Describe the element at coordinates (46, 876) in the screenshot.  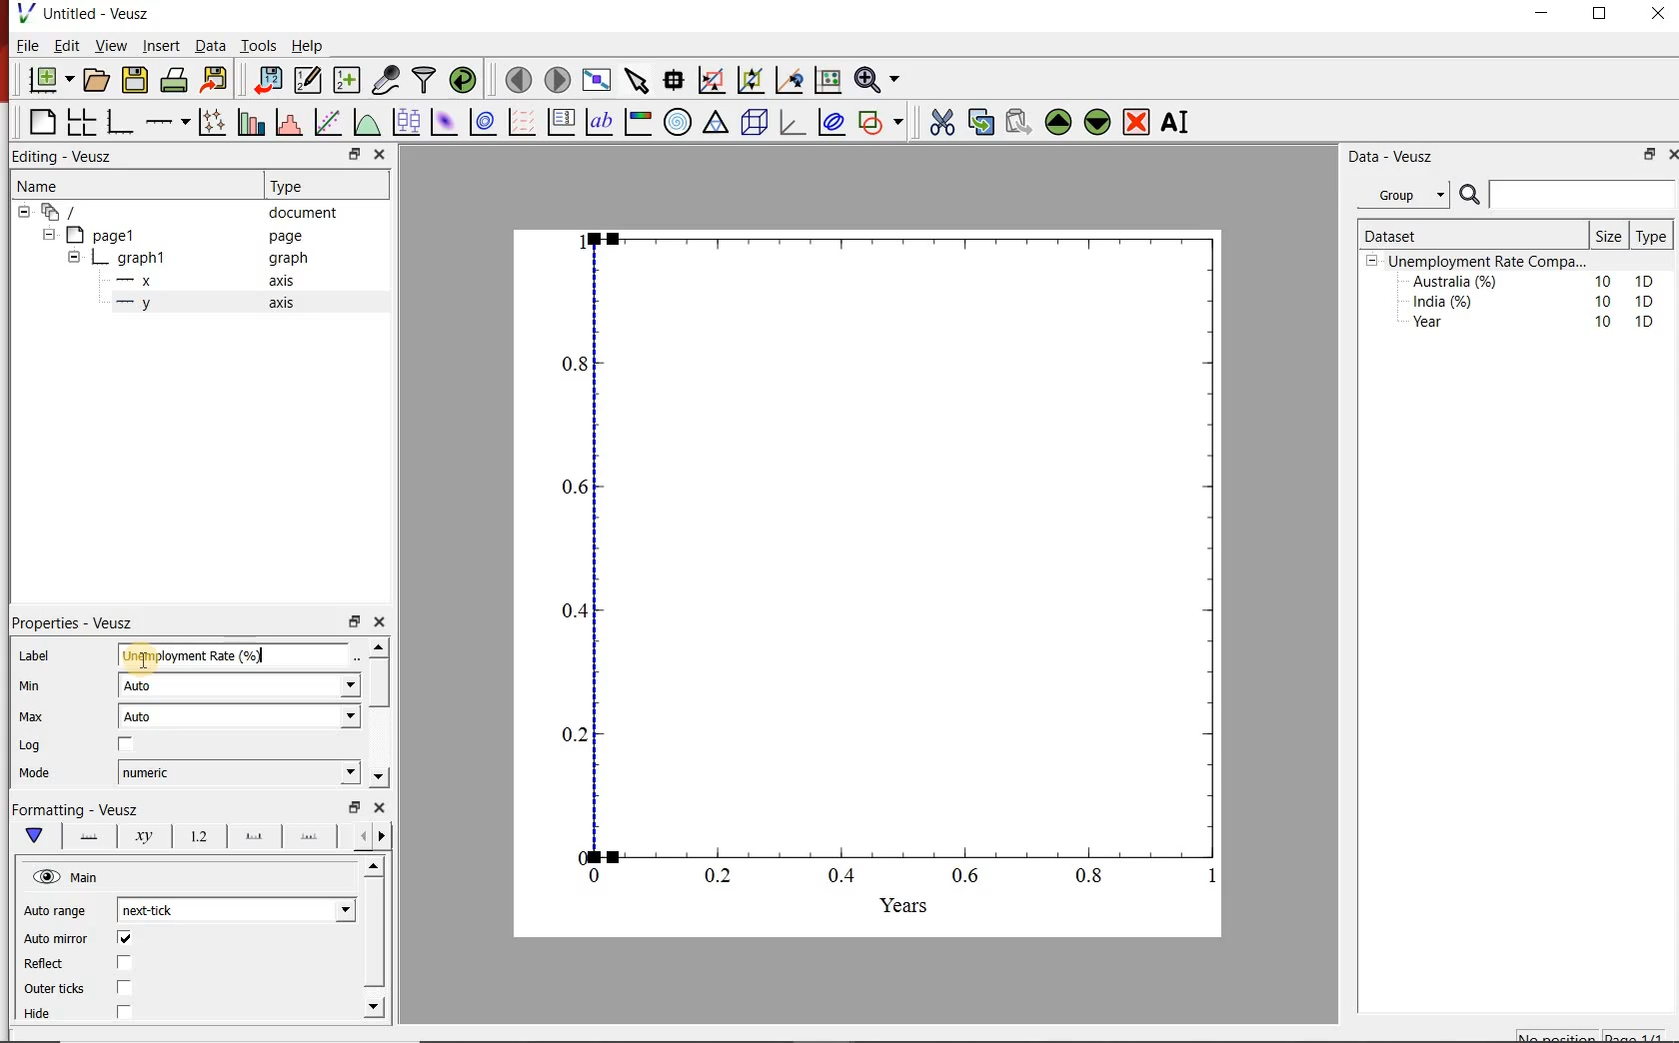
I see `hide/unhide` at that location.